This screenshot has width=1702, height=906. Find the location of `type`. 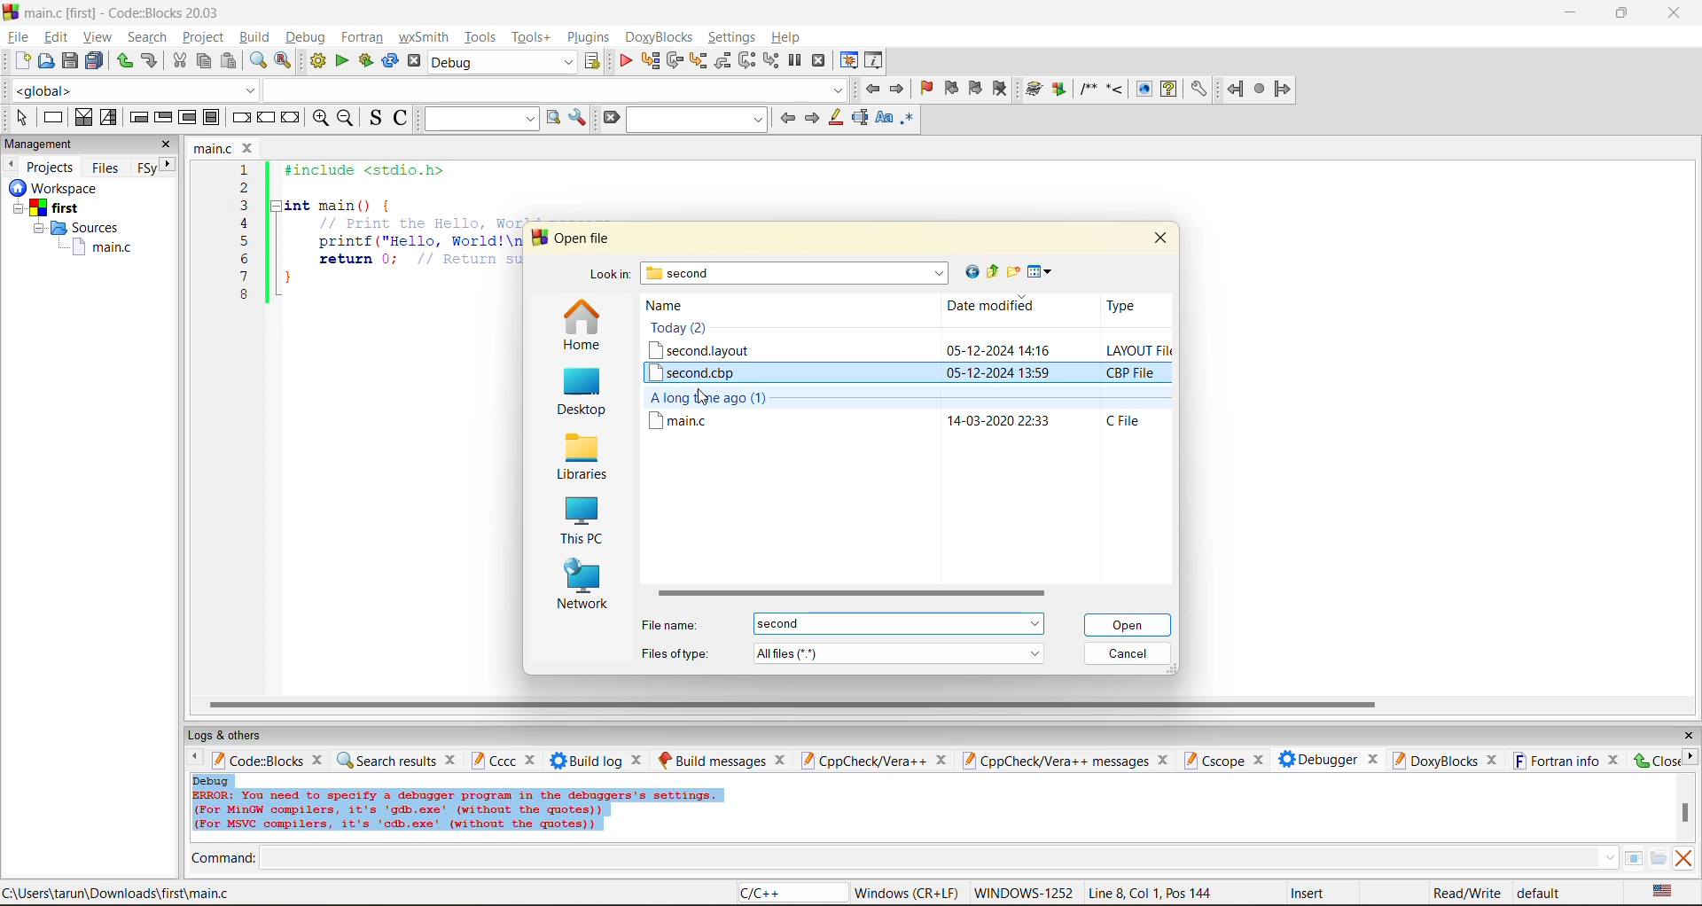

type is located at coordinates (1119, 305).